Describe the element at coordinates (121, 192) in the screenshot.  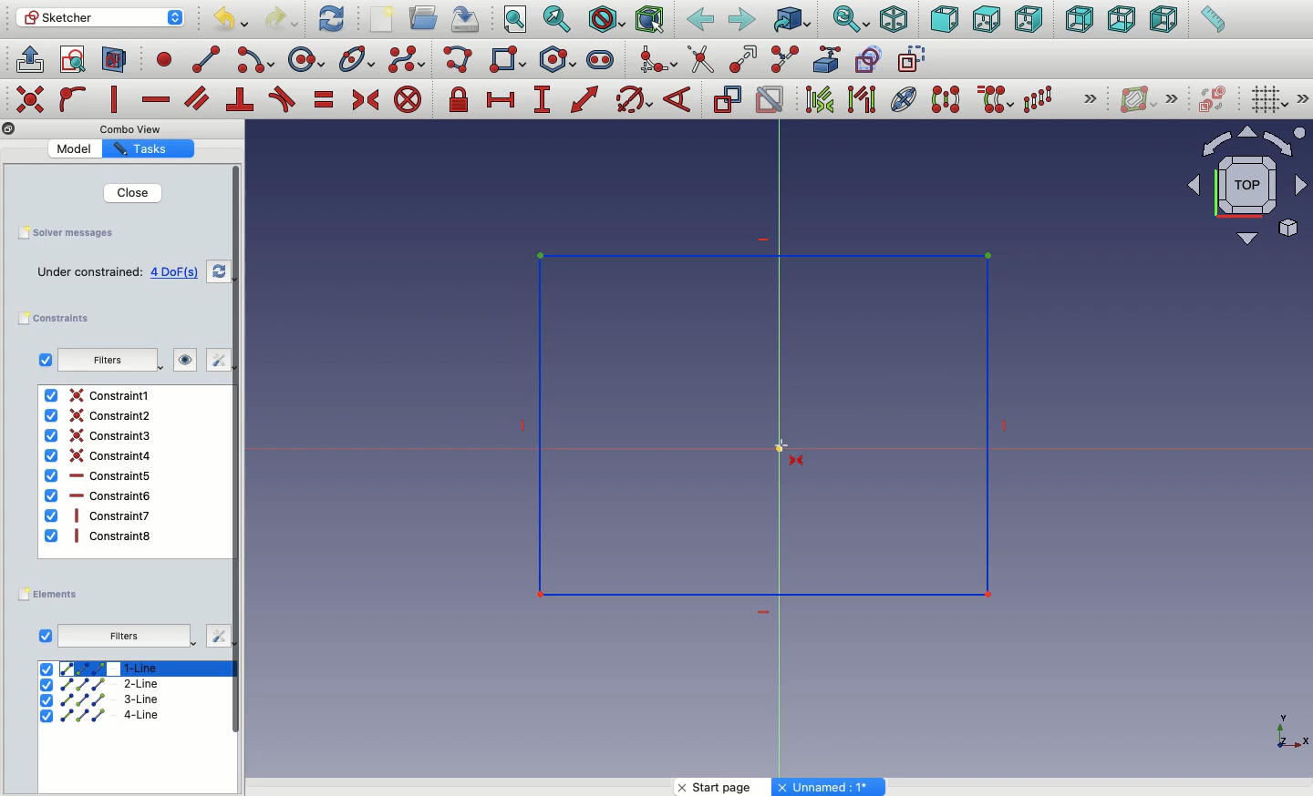
I see `Close` at that location.